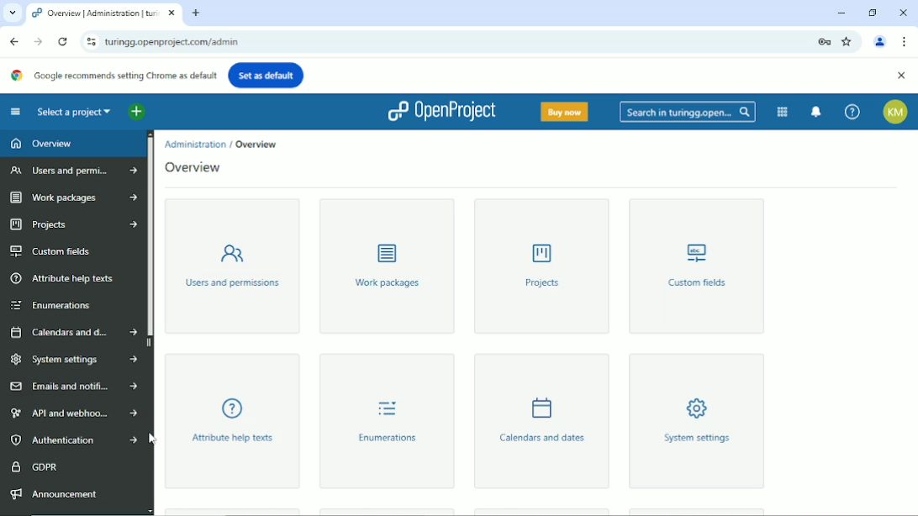  Describe the element at coordinates (382, 422) in the screenshot. I see `Enumerations` at that location.